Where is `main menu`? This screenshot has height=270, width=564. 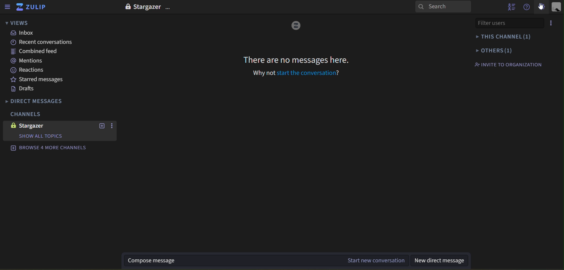 main menu is located at coordinates (540, 7).